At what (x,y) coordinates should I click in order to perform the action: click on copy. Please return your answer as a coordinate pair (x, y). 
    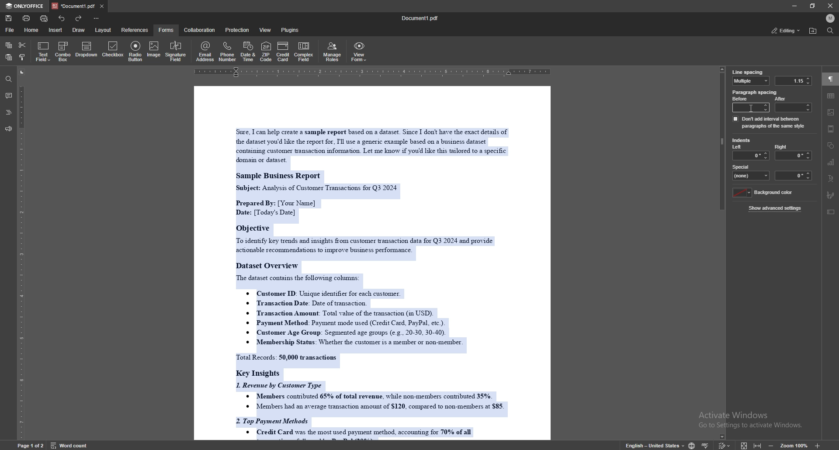
    Looking at the image, I should click on (9, 45).